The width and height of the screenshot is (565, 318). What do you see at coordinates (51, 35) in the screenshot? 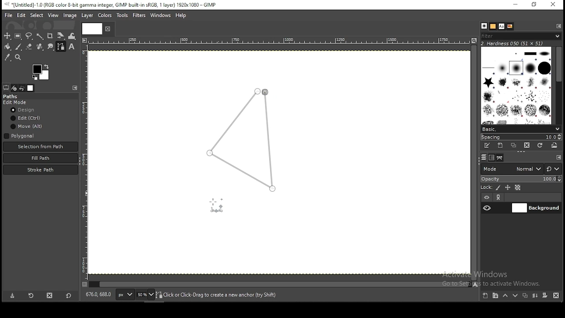
I see `crop tool` at bounding box center [51, 35].